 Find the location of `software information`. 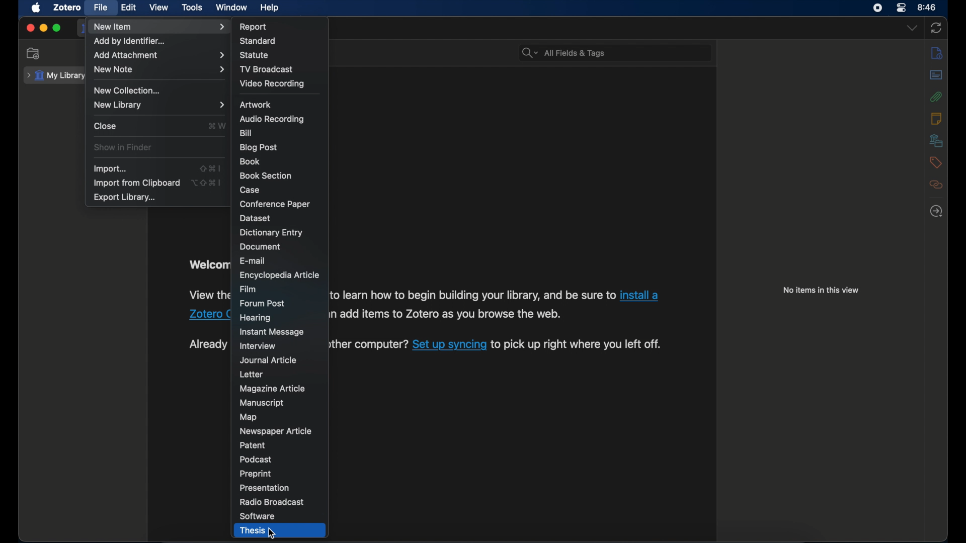

software information is located at coordinates (473, 295).